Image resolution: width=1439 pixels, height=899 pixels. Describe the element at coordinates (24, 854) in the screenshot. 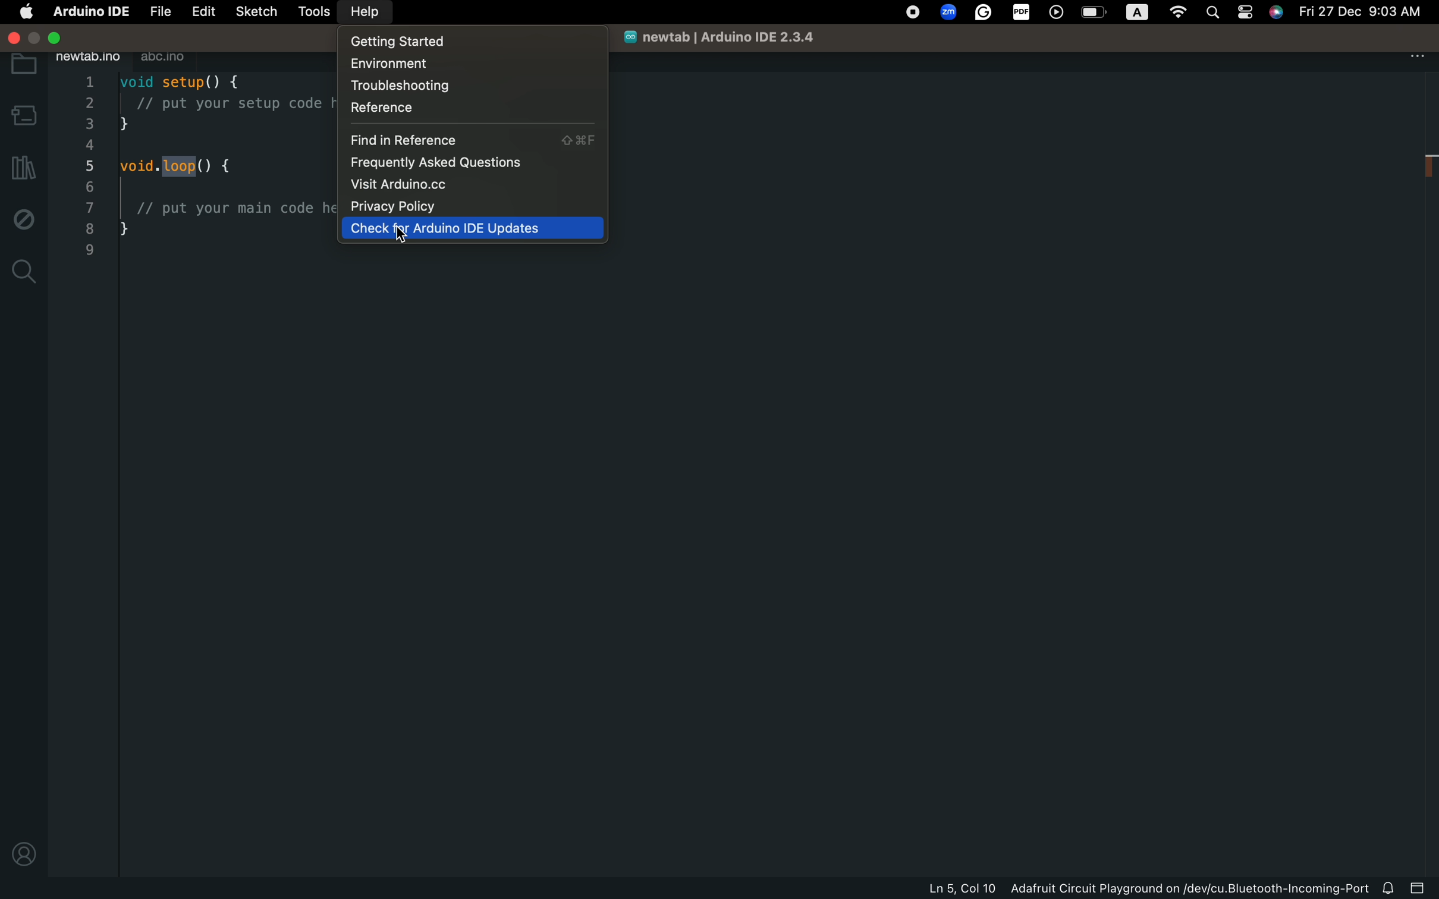

I see `profile` at that location.